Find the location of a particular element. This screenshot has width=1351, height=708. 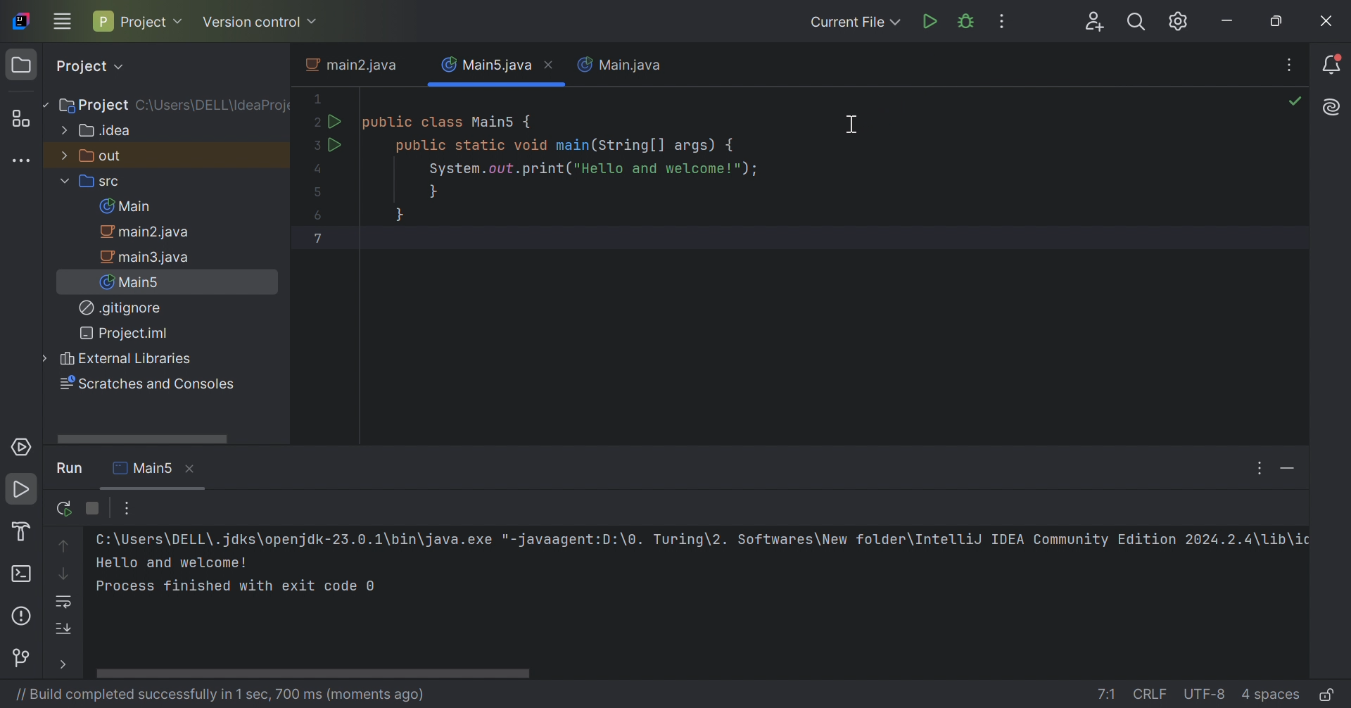

Soft-Wrap is located at coordinates (63, 601).